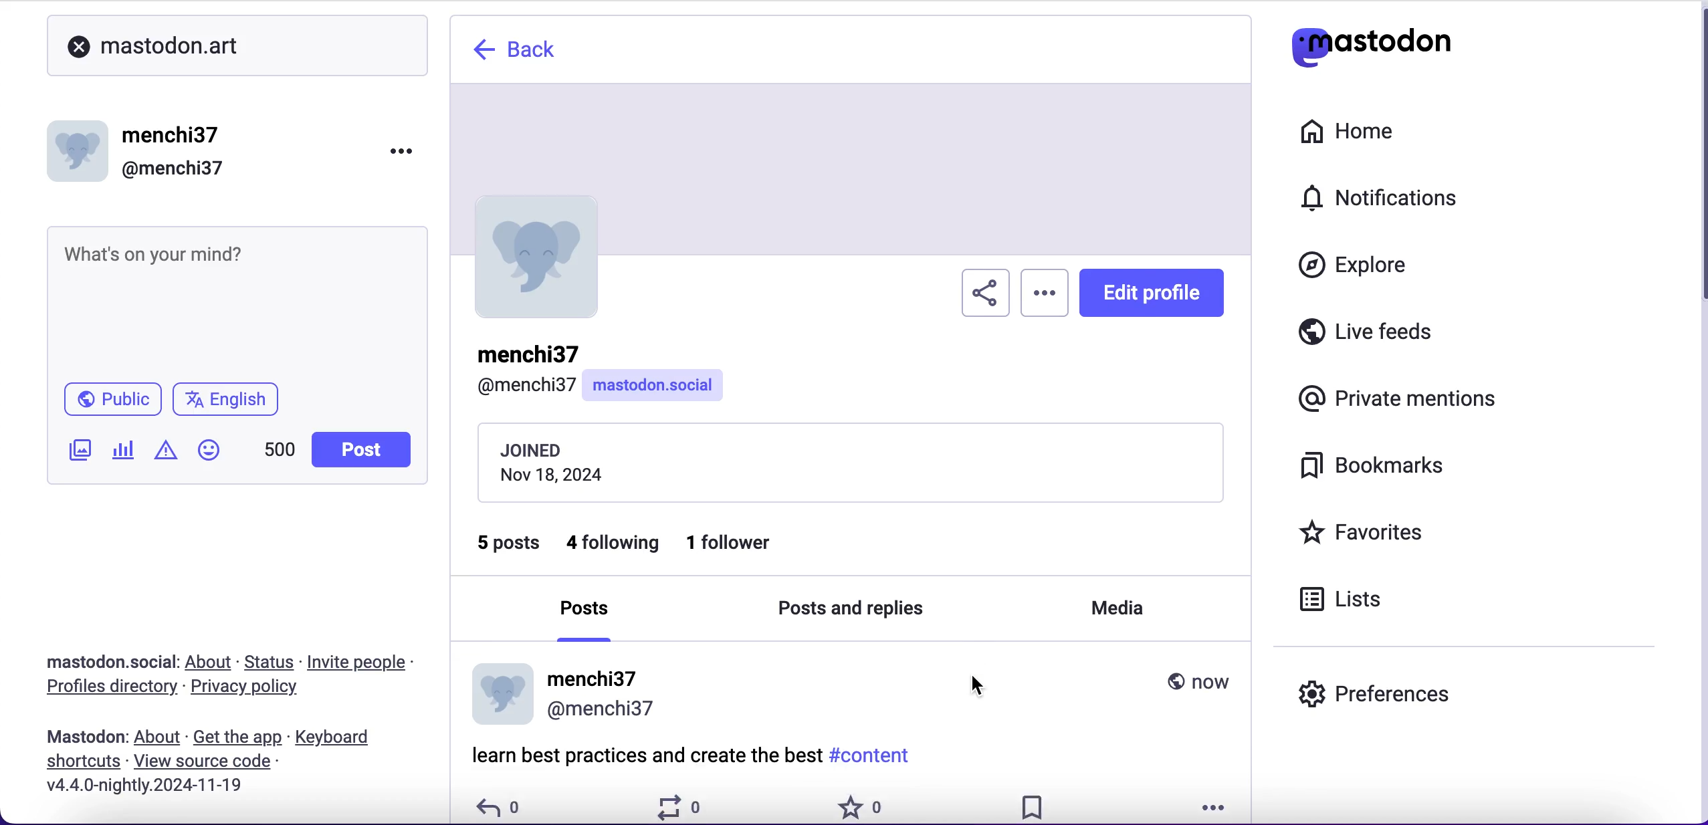 The height and width of the screenshot is (825, 1708). I want to click on joining date, so click(850, 464).